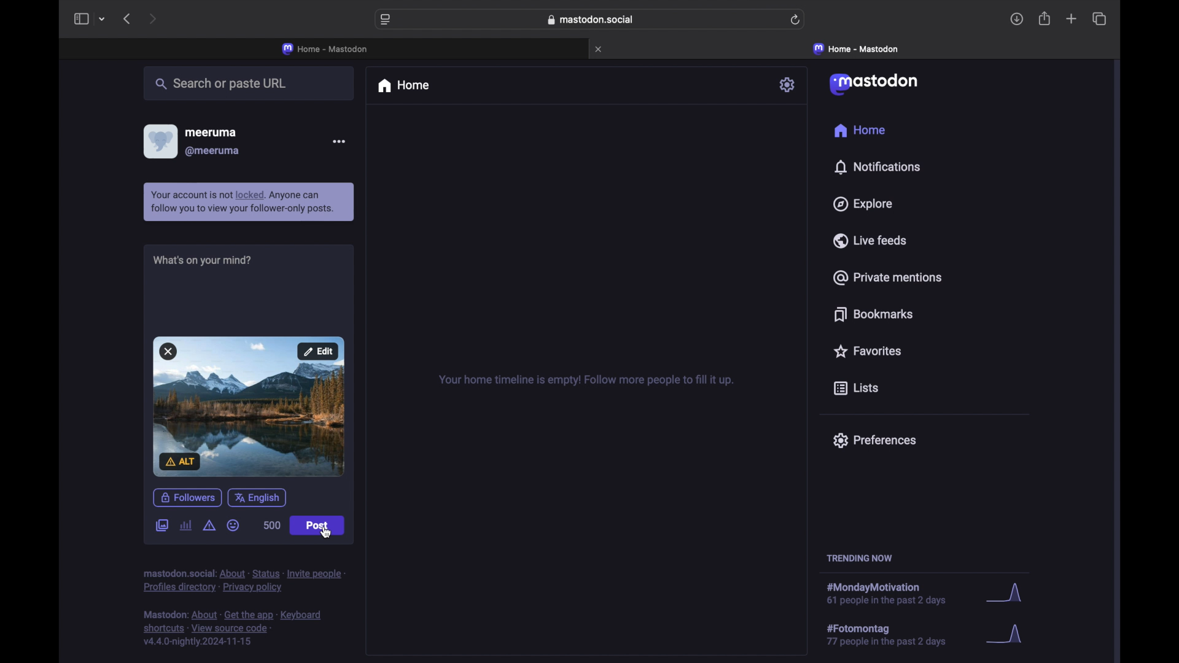 The height and width of the screenshot is (663, 1179). What do you see at coordinates (225, 85) in the screenshot?
I see `search or paste url` at bounding box center [225, 85].